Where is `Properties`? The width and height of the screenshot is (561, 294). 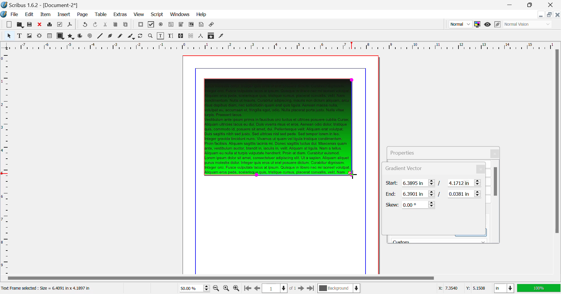
Properties is located at coordinates (409, 152).